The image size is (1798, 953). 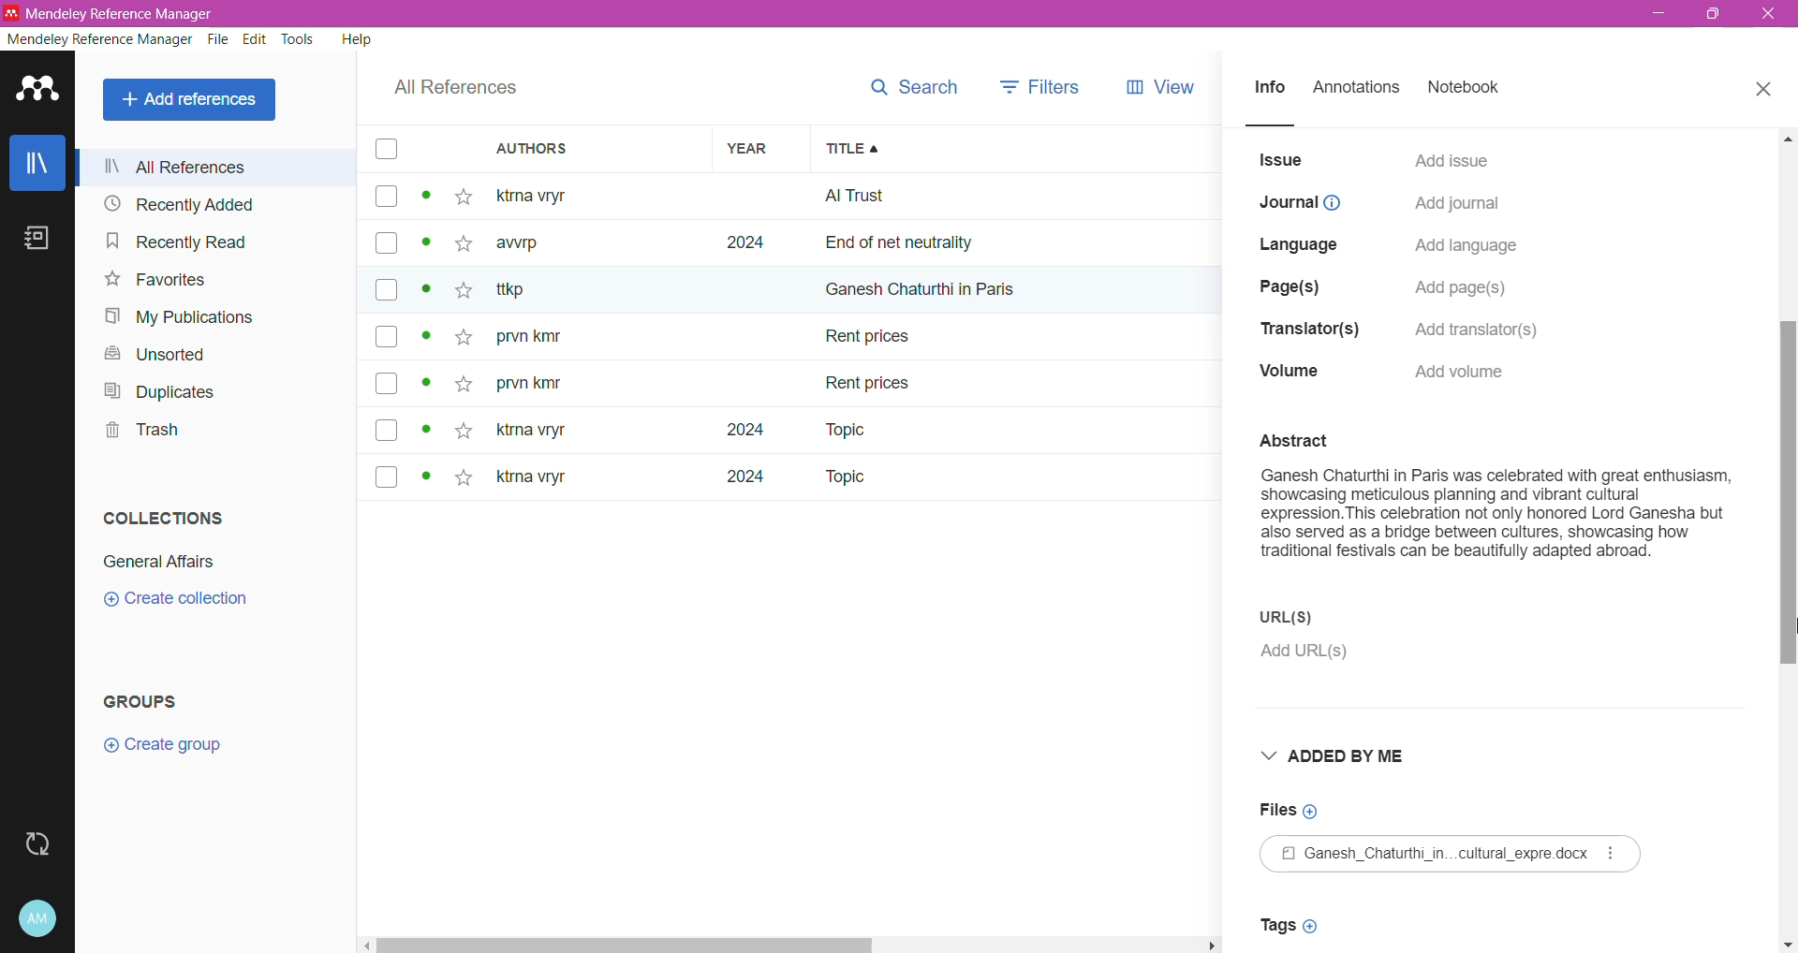 I want to click on Click to add Journal, so click(x=1455, y=206).